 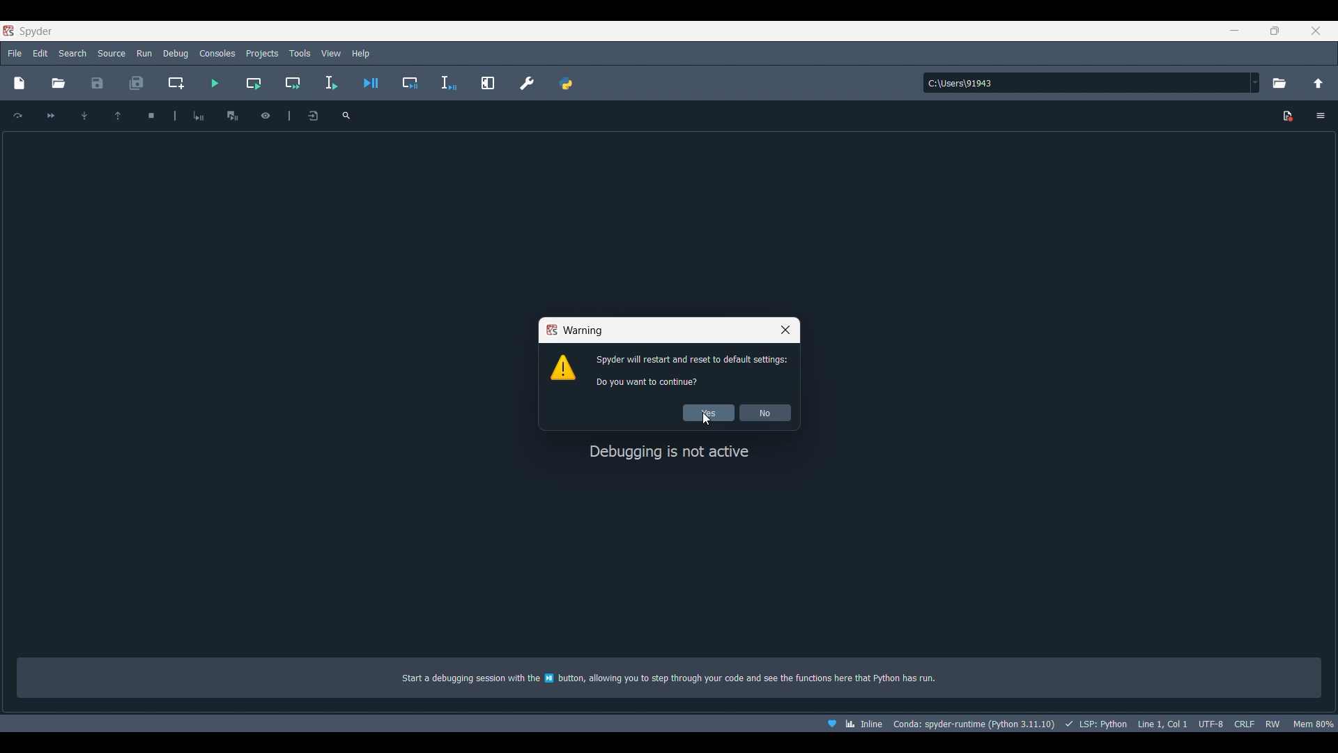 What do you see at coordinates (705, 423) in the screenshot?
I see `cursor` at bounding box center [705, 423].